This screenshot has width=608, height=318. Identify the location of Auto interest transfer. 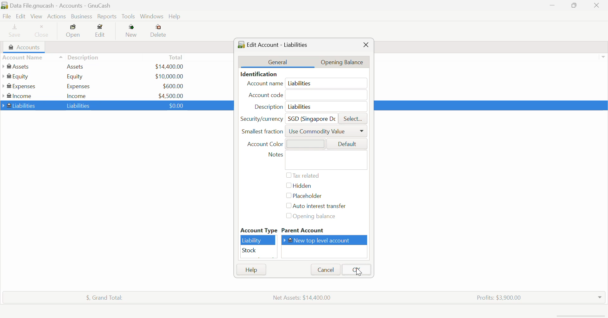
(317, 206).